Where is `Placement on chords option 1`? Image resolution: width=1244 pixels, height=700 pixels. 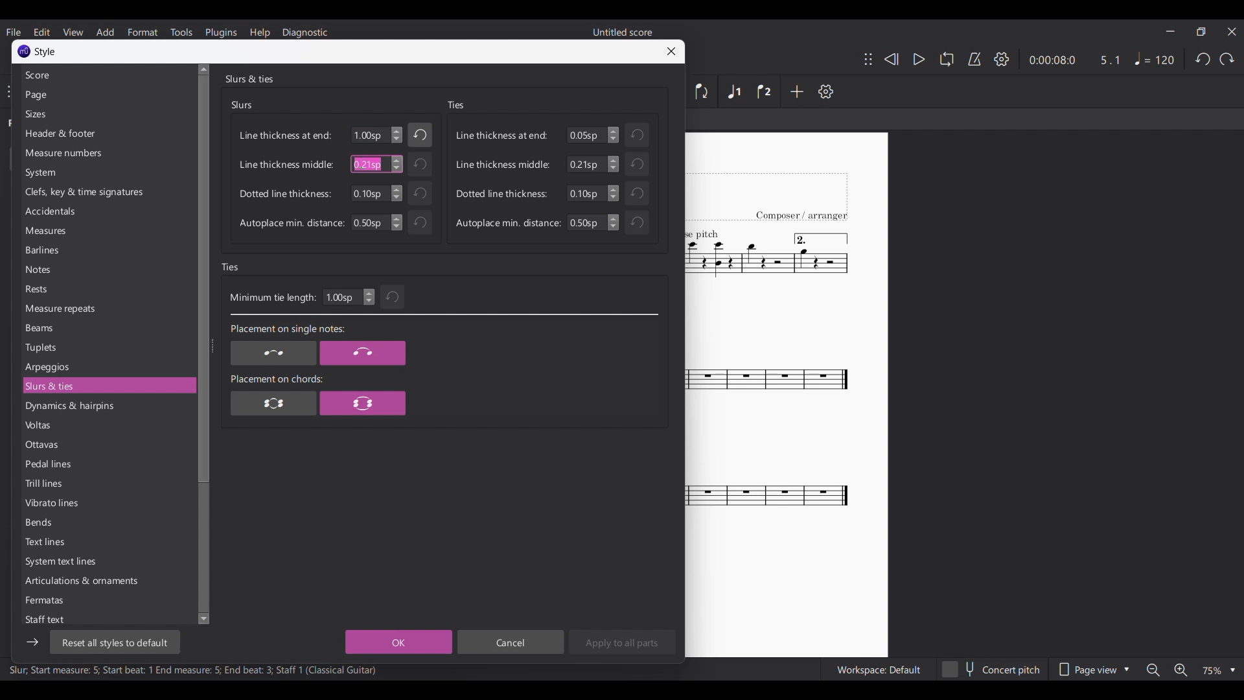 Placement on chords option 1 is located at coordinates (274, 402).